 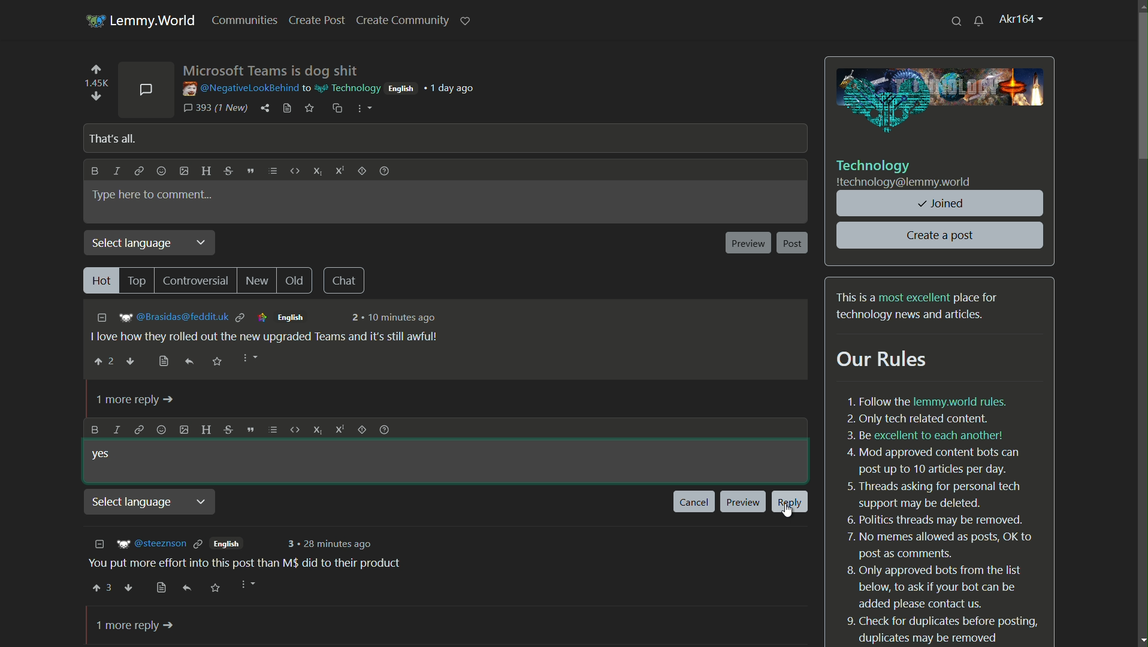 I want to click on save, so click(x=217, y=361).